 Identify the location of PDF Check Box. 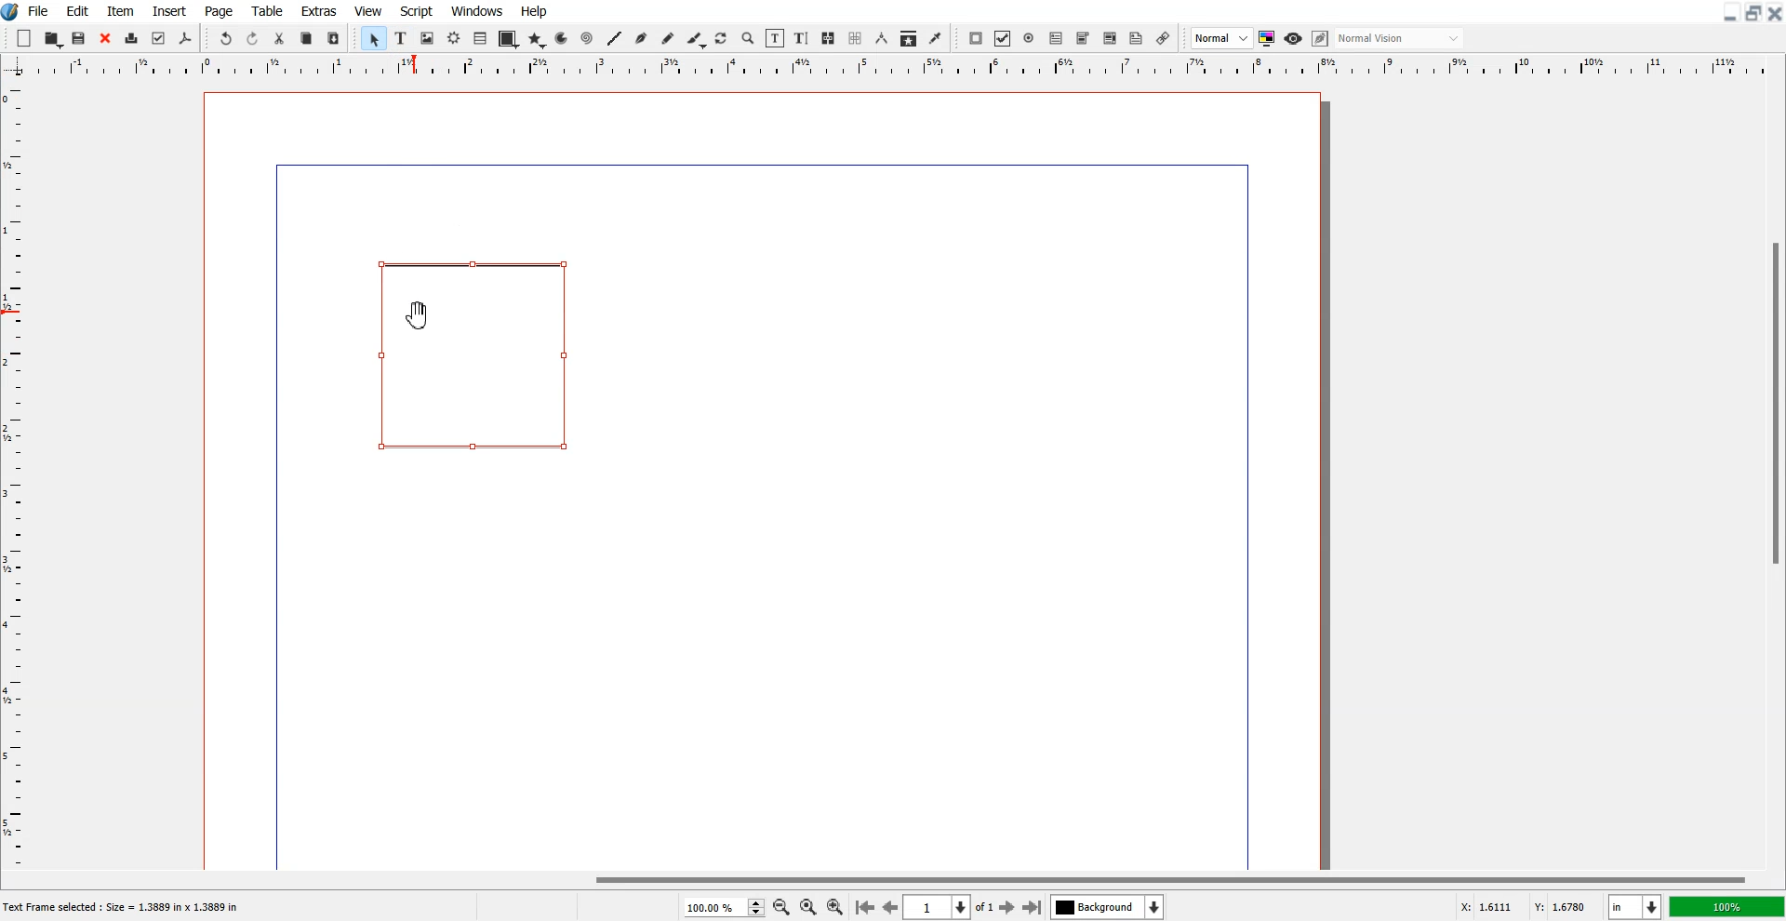
(1003, 39).